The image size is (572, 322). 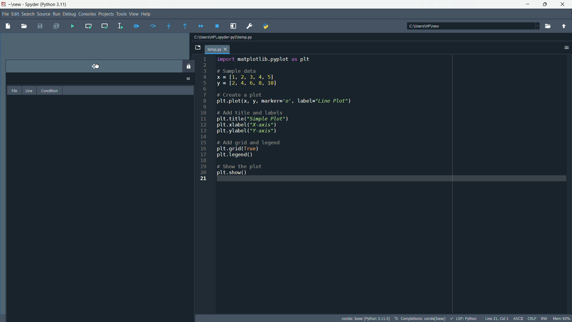 I want to click on run selection, so click(x=120, y=26).